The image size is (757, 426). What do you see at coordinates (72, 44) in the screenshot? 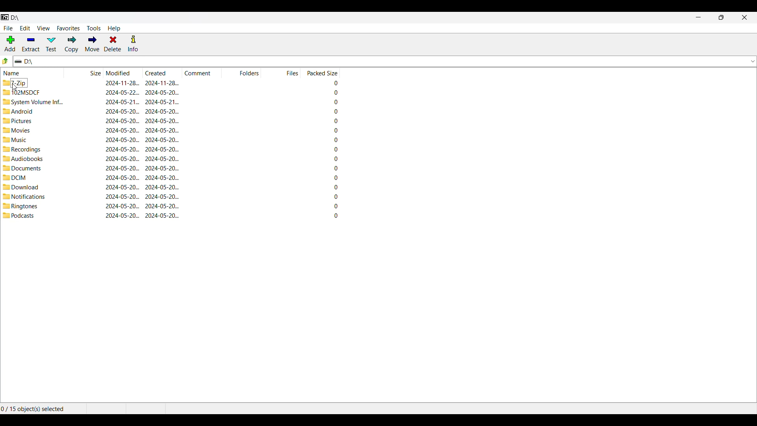
I see `Copy` at bounding box center [72, 44].